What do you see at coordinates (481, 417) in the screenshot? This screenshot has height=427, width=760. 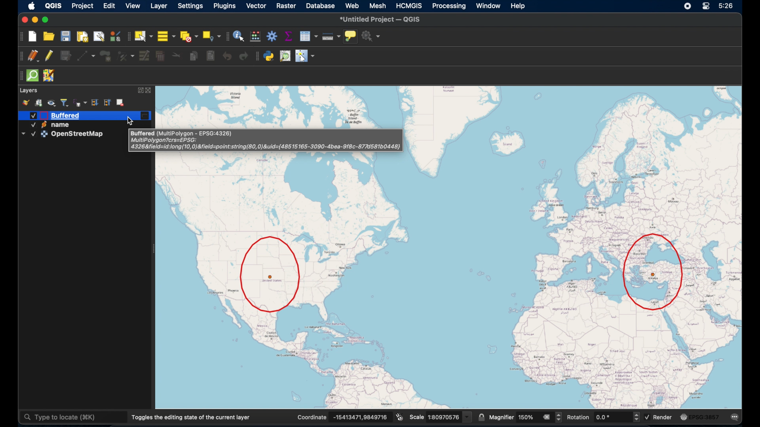 I see `lock scale` at bounding box center [481, 417].